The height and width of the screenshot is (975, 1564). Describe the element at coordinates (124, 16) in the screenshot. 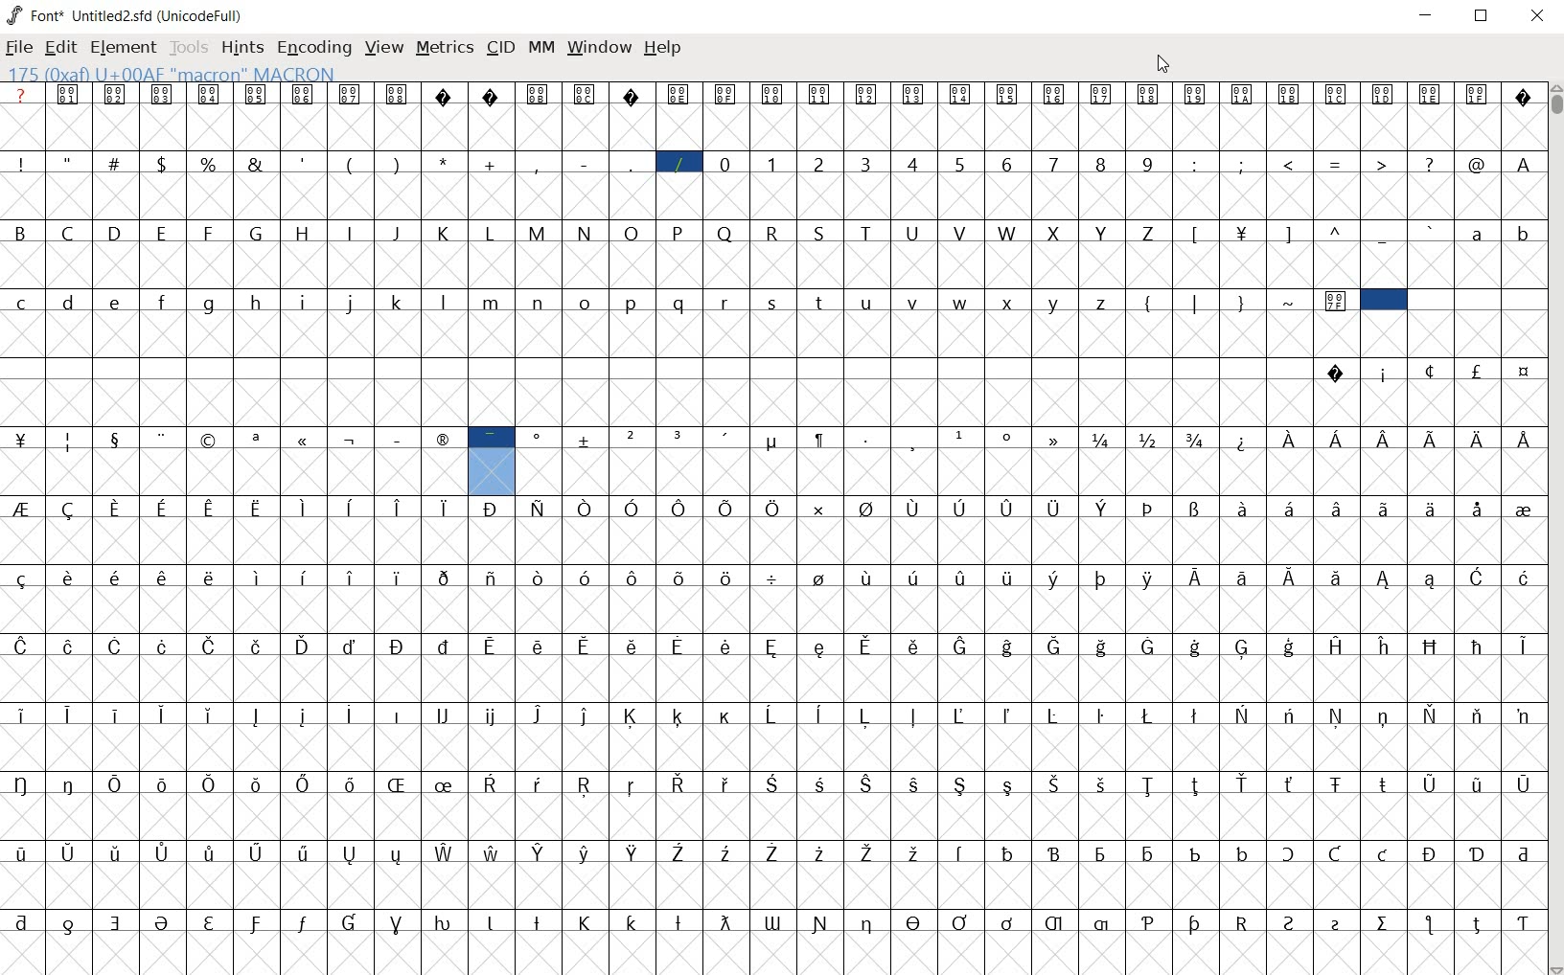

I see `FONT NAME` at that location.